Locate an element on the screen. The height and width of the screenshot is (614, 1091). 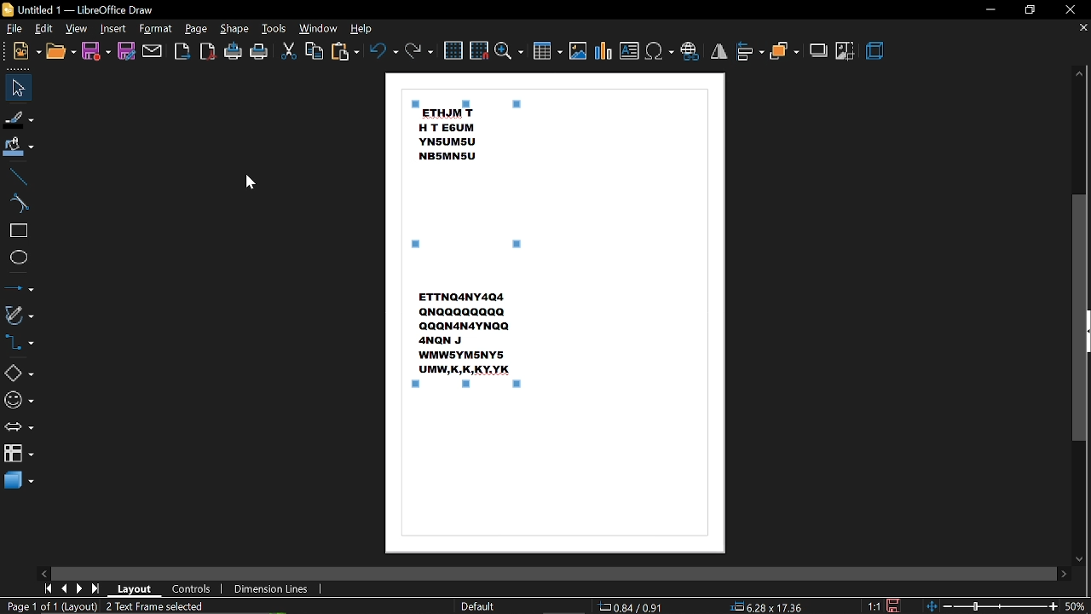
insert chart is located at coordinates (603, 51).